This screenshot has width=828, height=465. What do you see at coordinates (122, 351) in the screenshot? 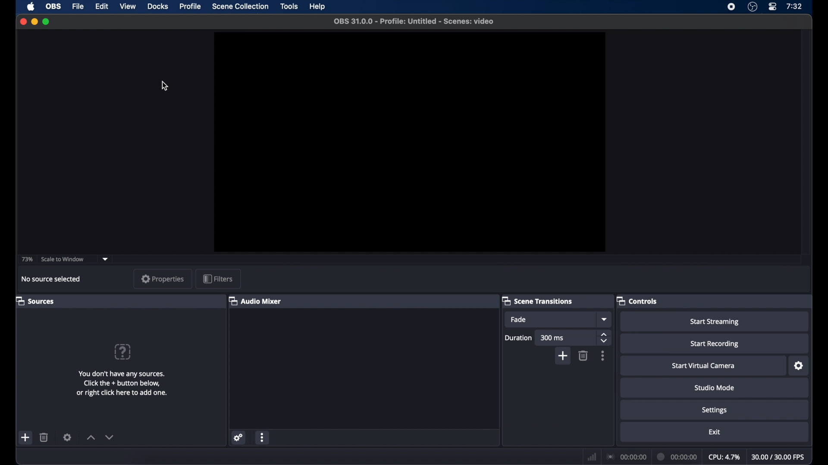
I see `help icon` at bounding box center [122, 351].